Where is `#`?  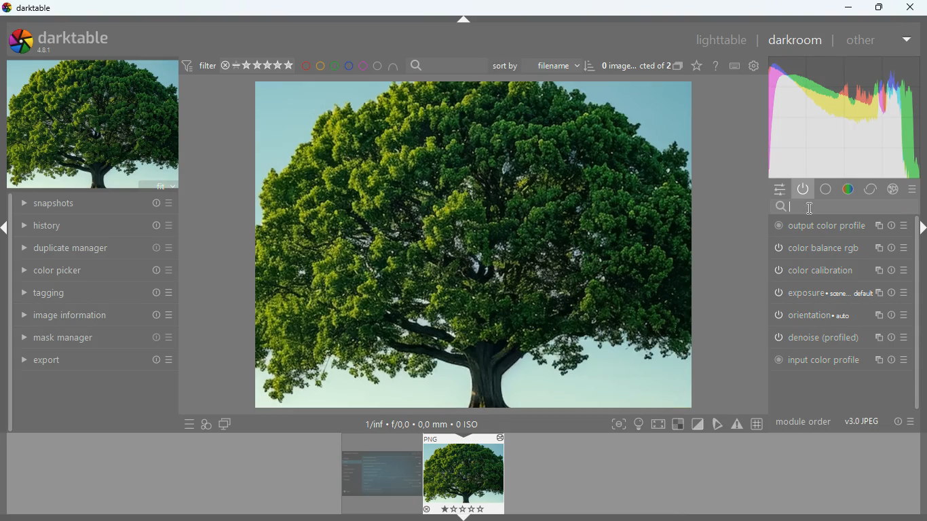
# is located at coordinates (755, 424).